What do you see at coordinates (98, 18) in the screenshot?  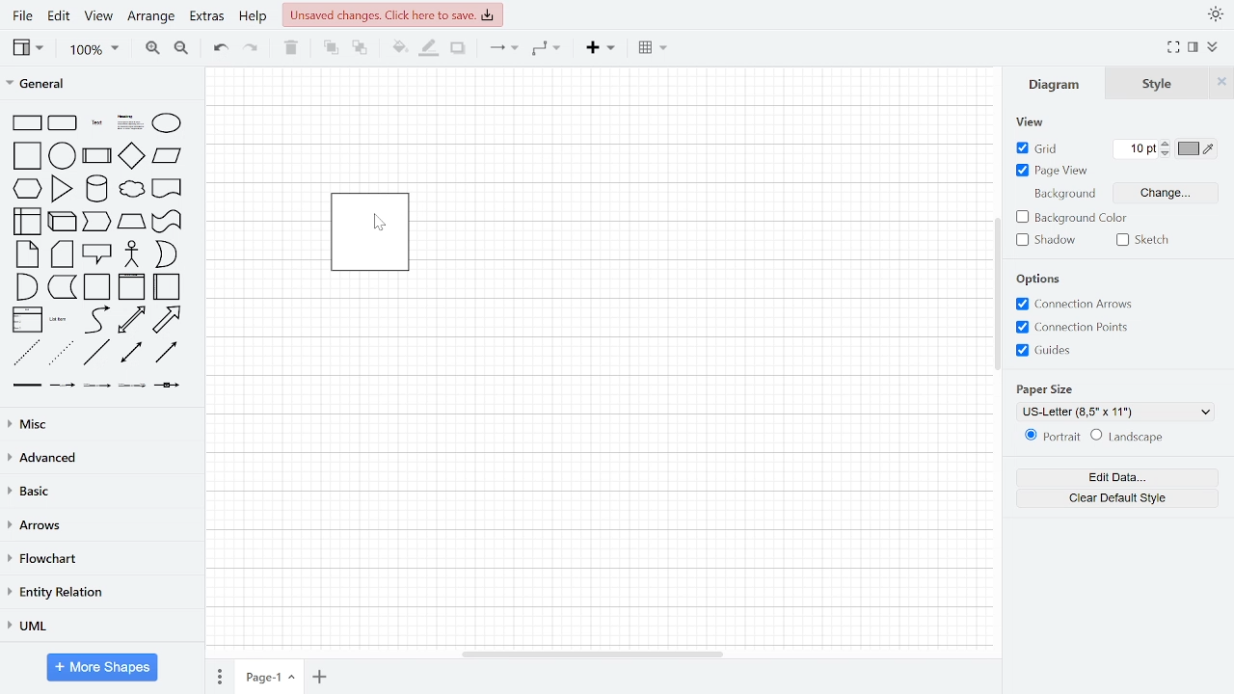 I see `view` at bounding box center [98, 18].